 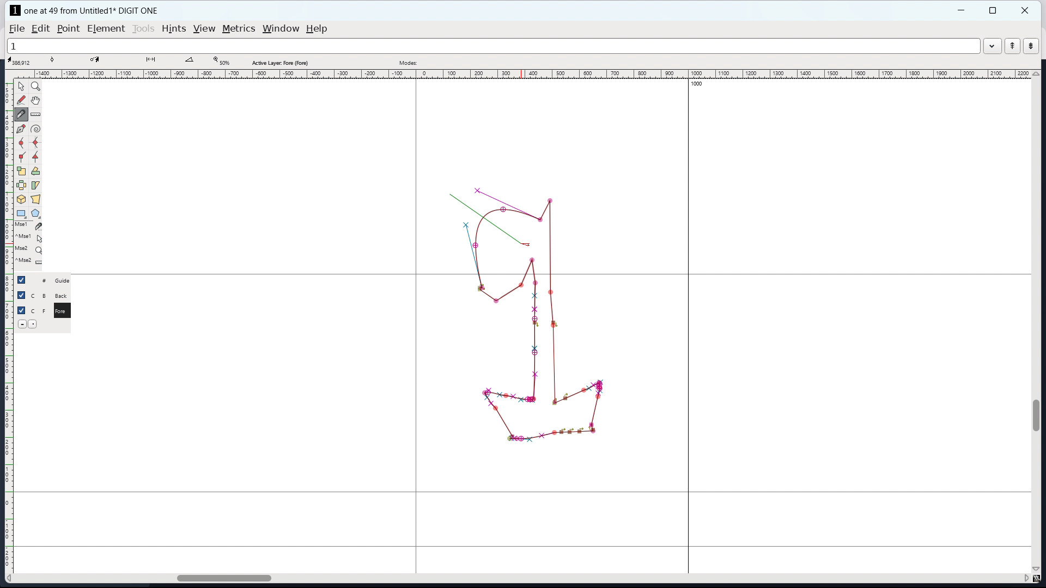 I want to click on ^mse2, so click(x=31, y=262).